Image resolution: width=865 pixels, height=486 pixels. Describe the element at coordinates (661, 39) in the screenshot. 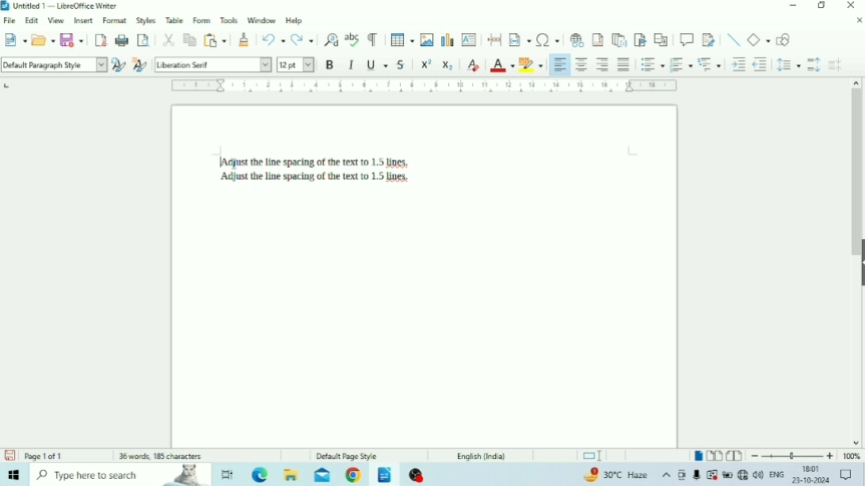

I see `Insert Cross-reference` at that location.